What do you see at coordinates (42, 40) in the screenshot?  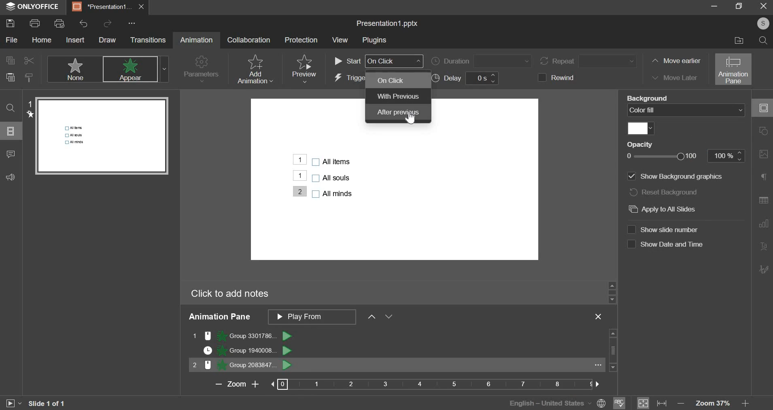 I see `home` at bounding box center [42, 40].